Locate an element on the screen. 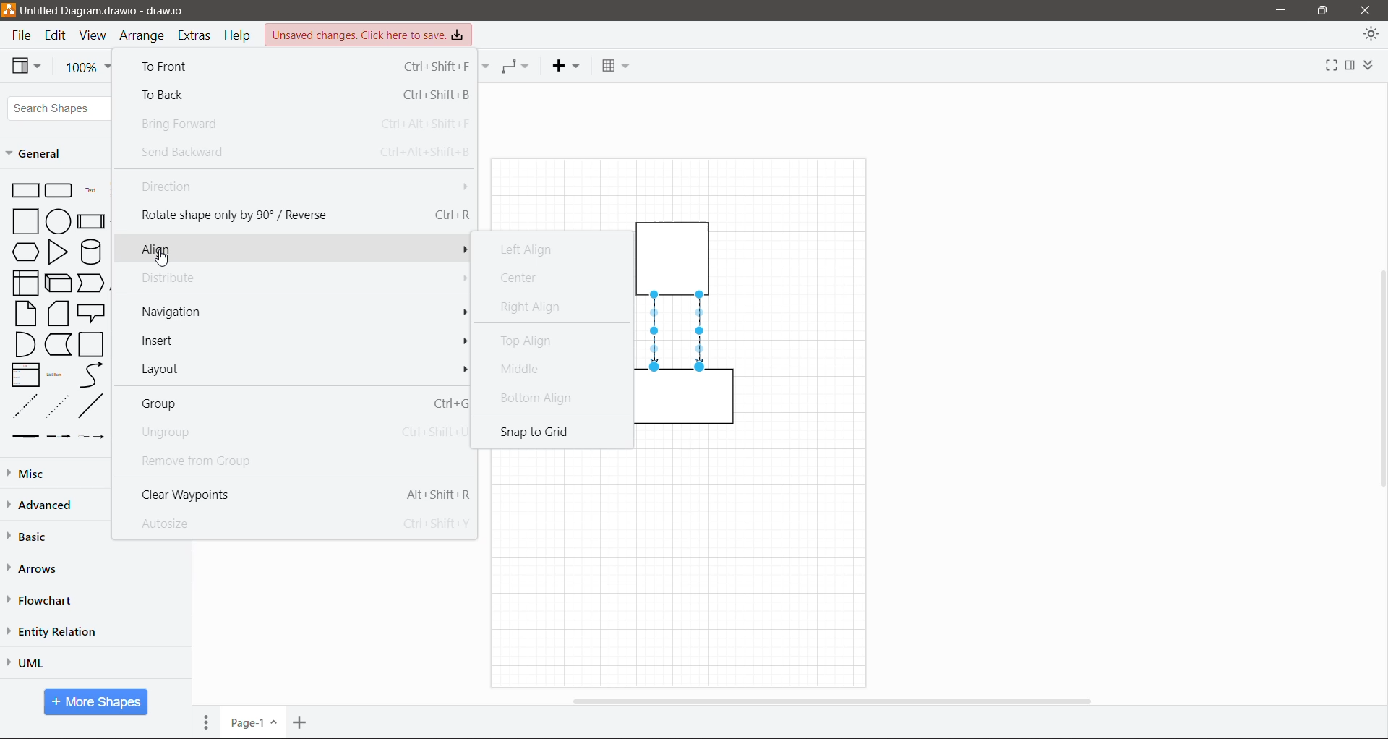 This screenshot has height=739, width=1388. Hexagon is located at coordinates (25, 251).